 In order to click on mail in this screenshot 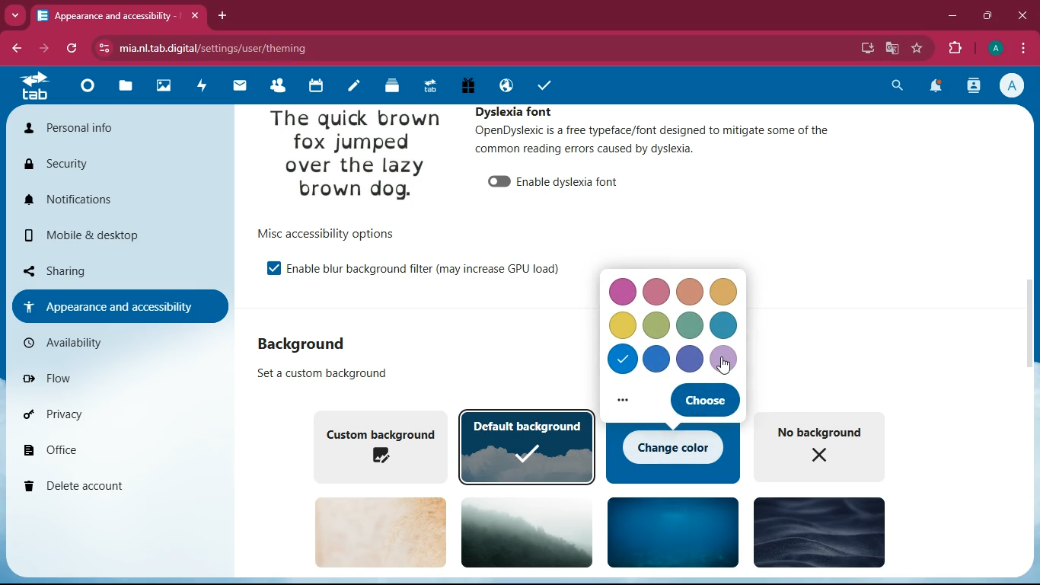, I will do `click(236, 86)`.